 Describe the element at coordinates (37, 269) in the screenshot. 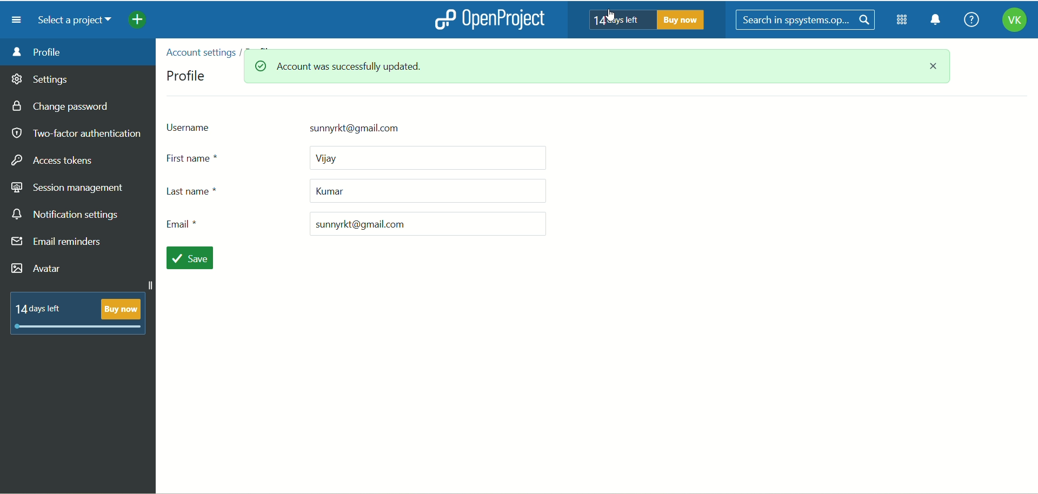

I see `avatar` at that location.